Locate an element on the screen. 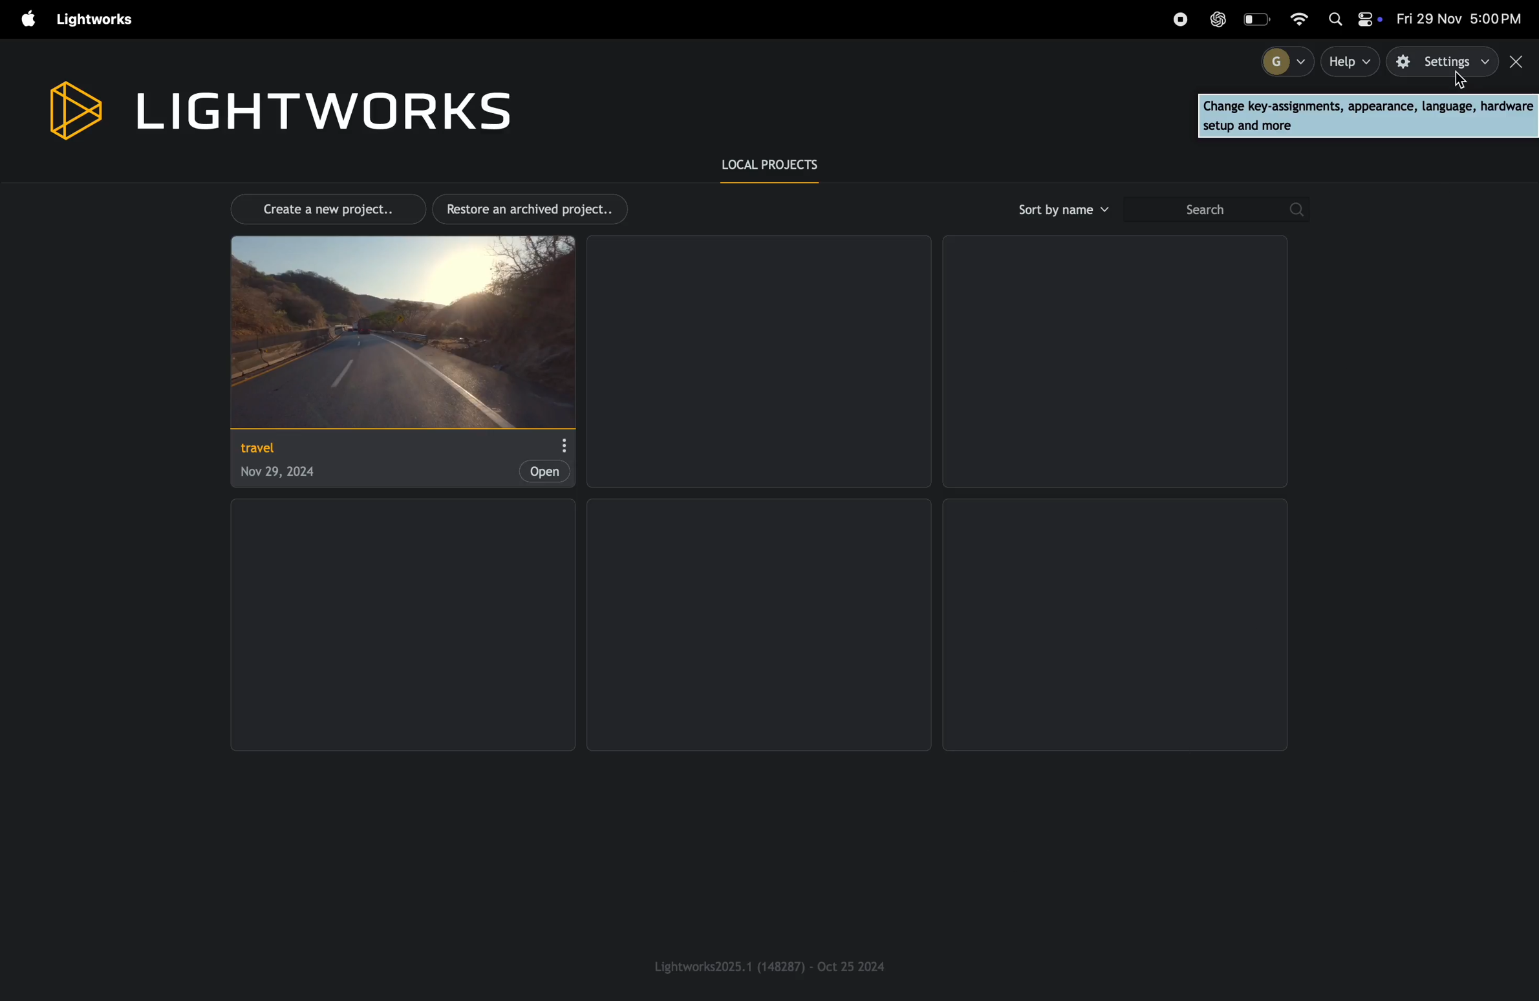  local prroject is located at coordinates (779, 166).